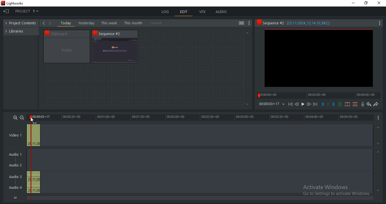  What do you see at coordinates (379, 153) in the screenshot?
I see `Greyed out up arrow` at bounding box center [379, 153].